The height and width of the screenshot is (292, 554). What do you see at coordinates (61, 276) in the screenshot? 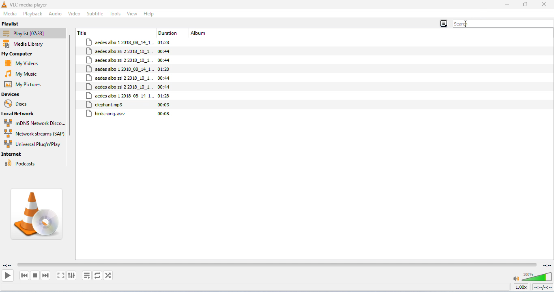
I see `toggle full screen ` at bounding box center [61, 276].